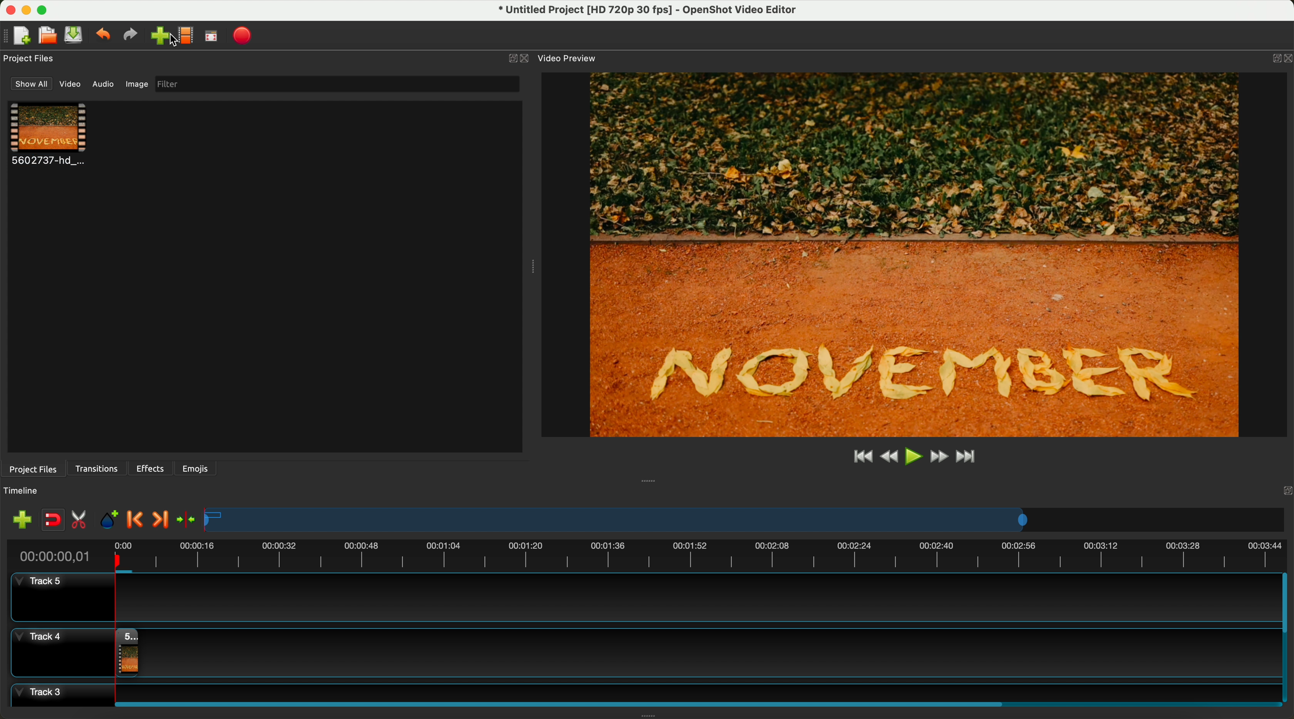  What do you see at coordinates (133, 36) in the screenshot?
I see `redo` at bounding box center [133, 36].